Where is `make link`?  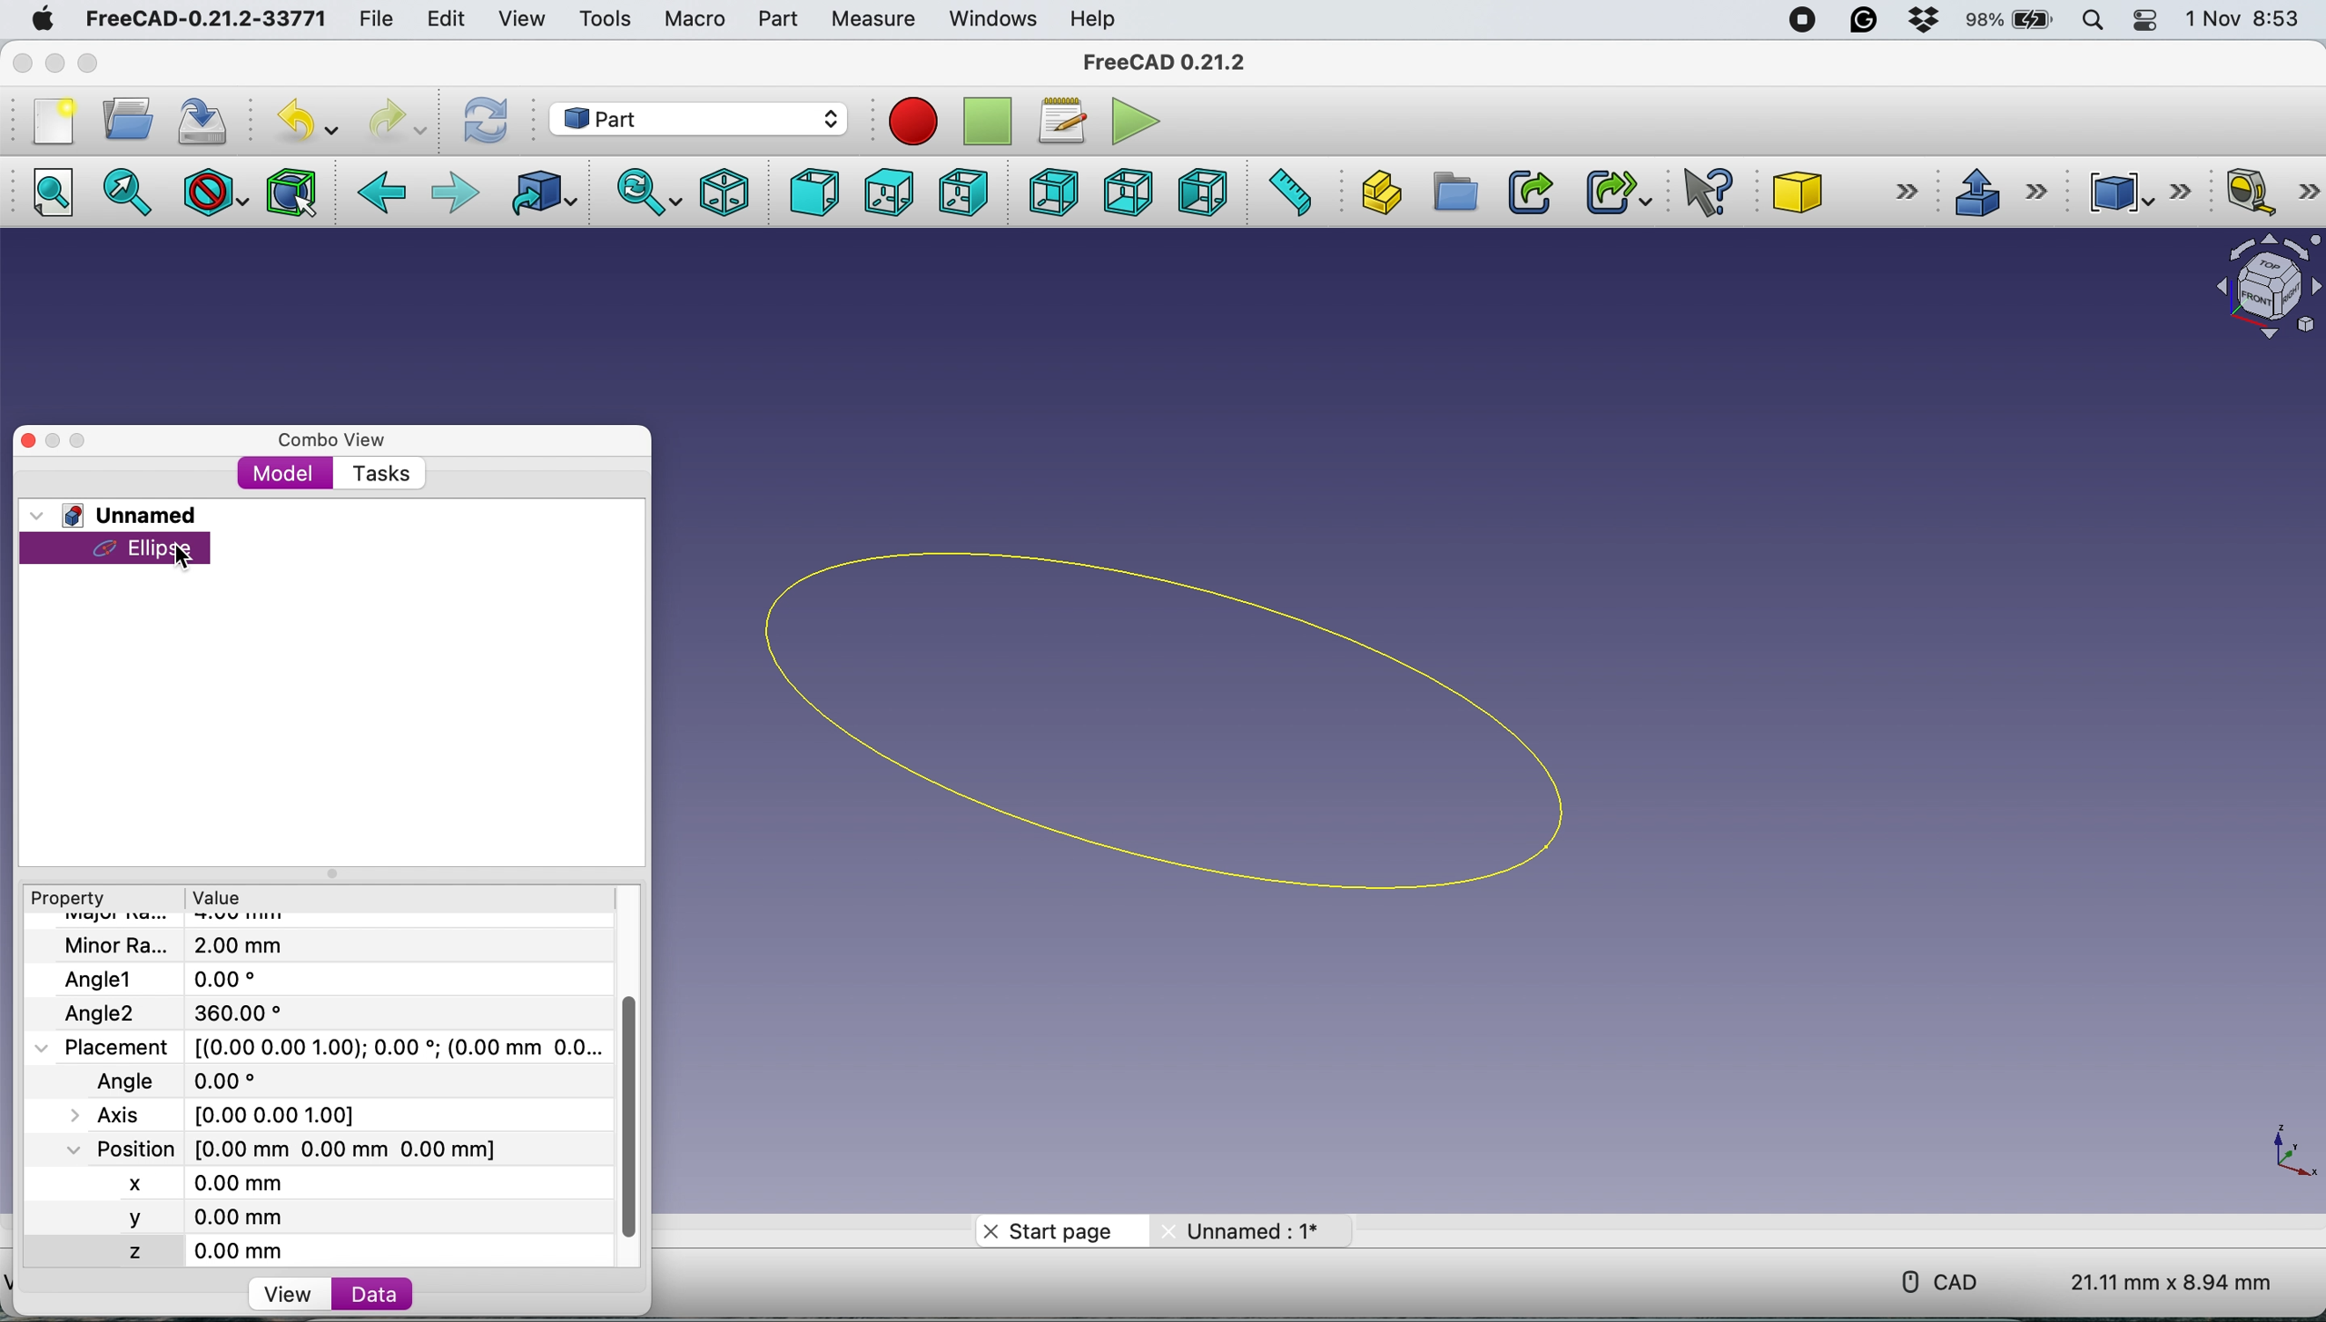
make link is located at coordinates (1525, 192).